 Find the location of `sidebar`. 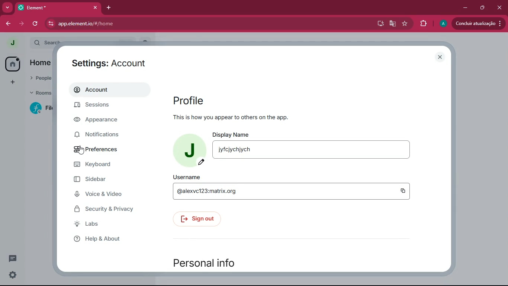

sidebar is located at coordinates (106, 181).